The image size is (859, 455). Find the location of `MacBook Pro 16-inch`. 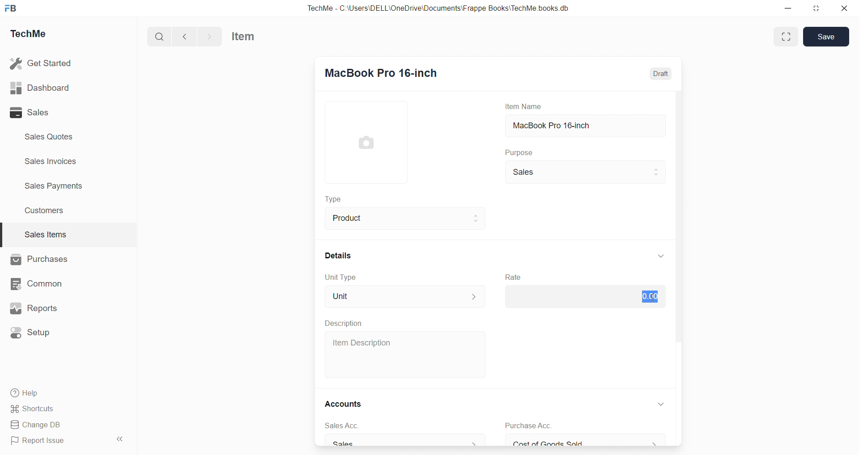

MacBook Pro 16-inch is located at coordinates (381, 71).